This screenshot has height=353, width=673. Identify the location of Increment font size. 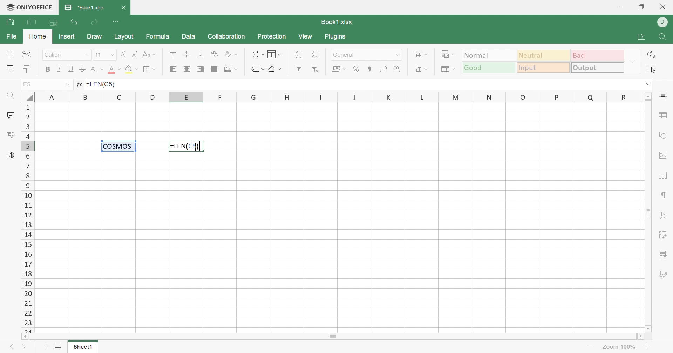
(124, 54).